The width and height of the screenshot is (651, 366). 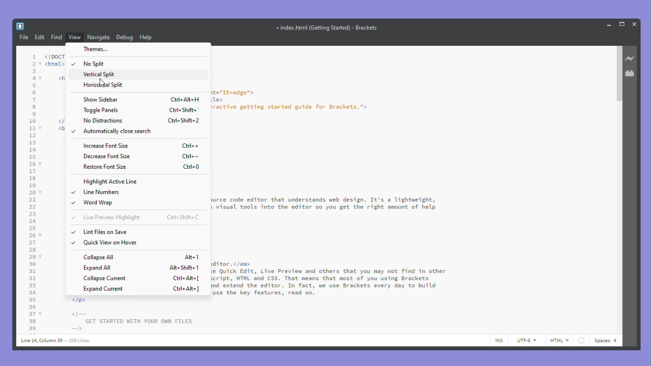 I want to click on <!-- GET STARTED WITH YOUR OWN FILES -->, so click(x=132, y=321).